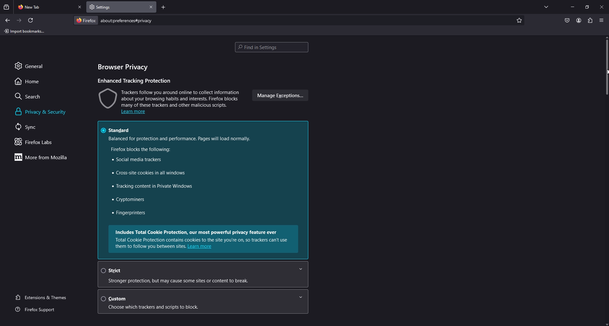  Describe the element at coordinates (188, 281) in the screenshot. I see `| Stronger protection, but may cause some sites or content to break.` at that location.